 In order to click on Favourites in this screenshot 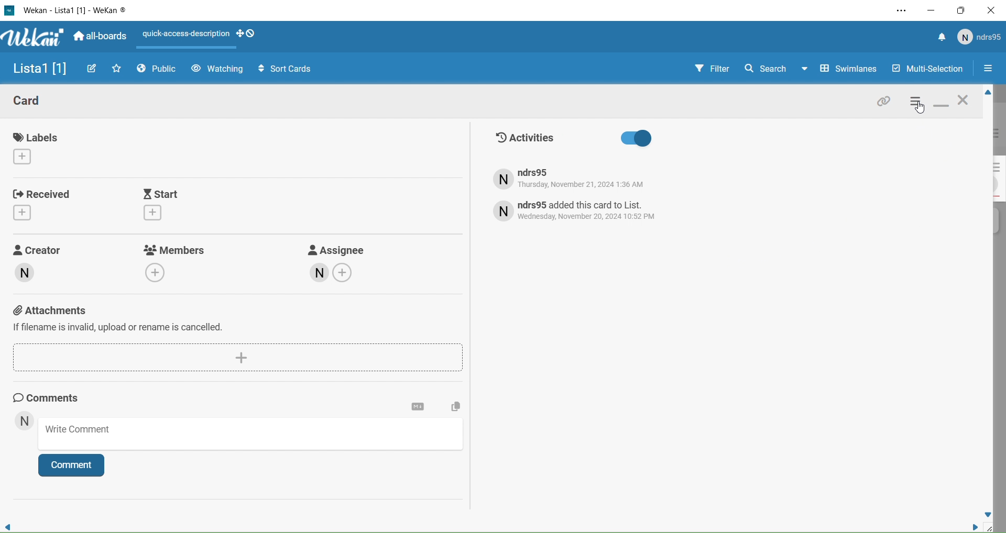, I will do `click(117, 71)`.